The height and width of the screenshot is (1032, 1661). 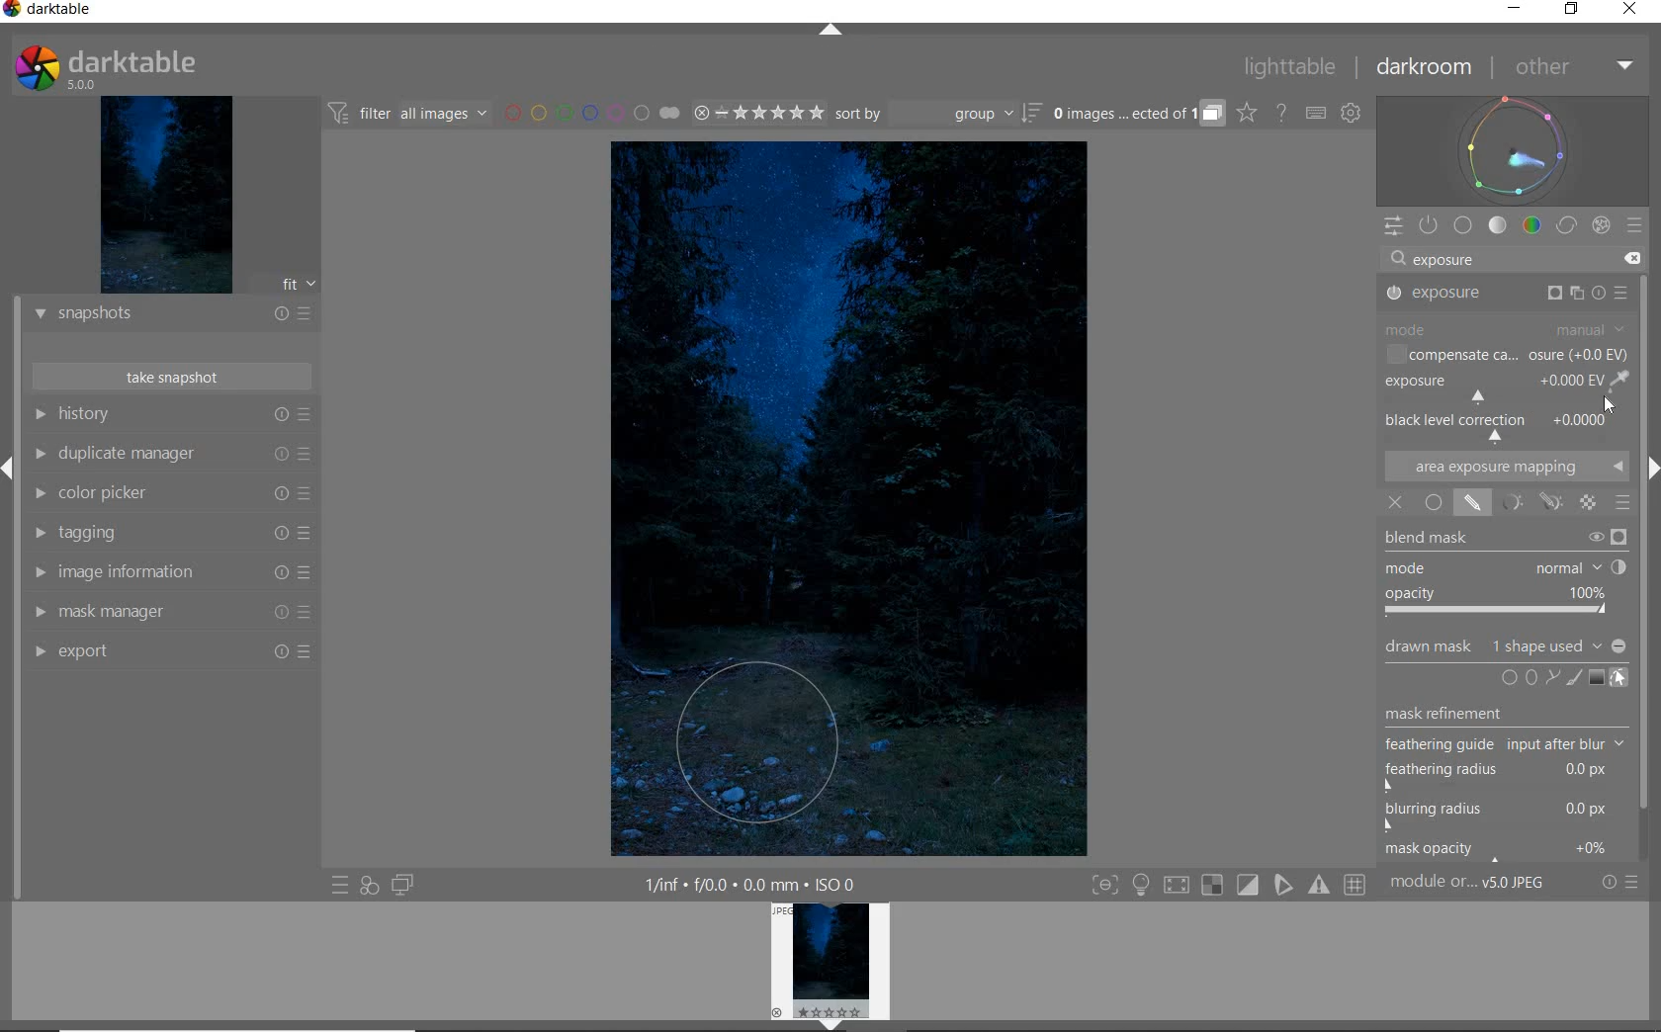 What do you see at coordinates (108, 65) in the screenshot?
I see `SYSTEM LOGO` at bounding box center [108, 65].